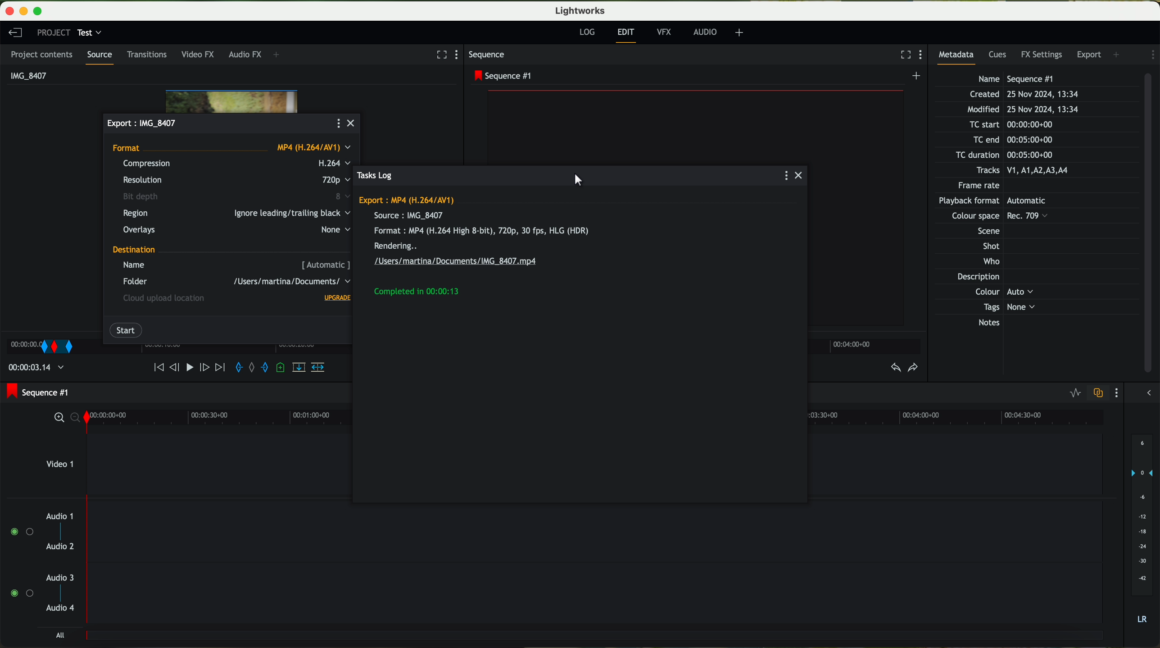 This screenshot has height=648, width=1160. I want to click on Modified, so click(1022, 110).